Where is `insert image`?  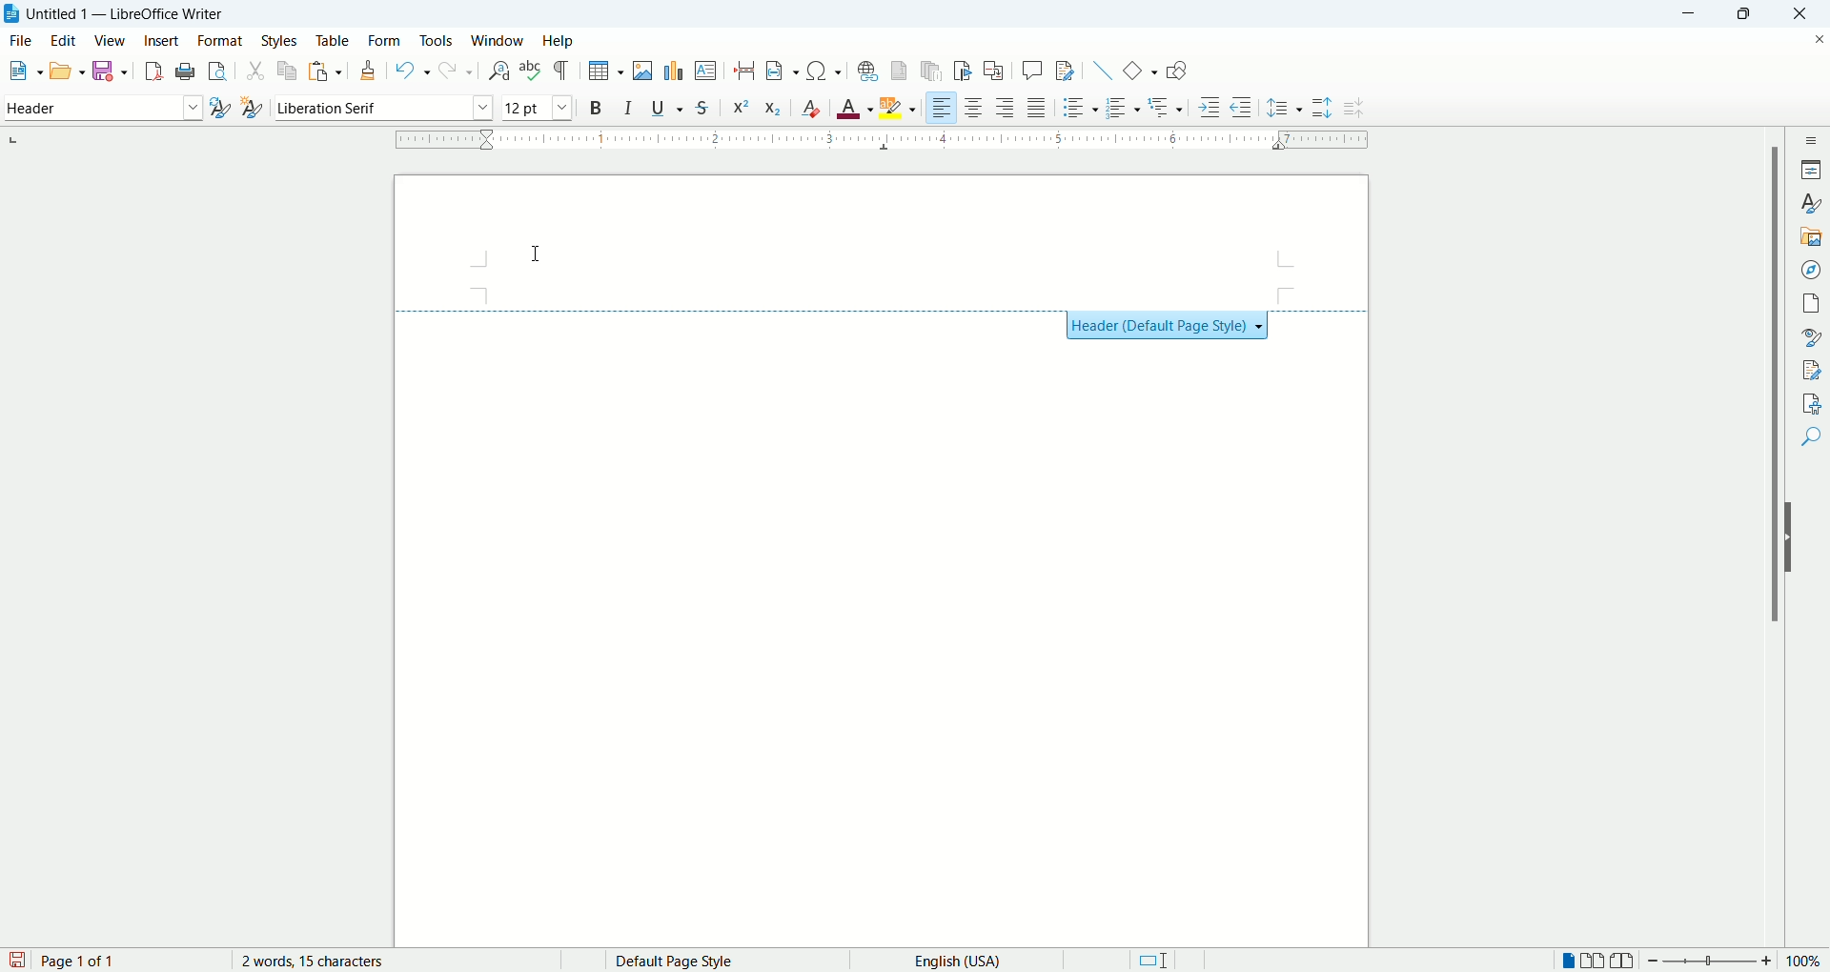
insert image is located at coordinates (642, 70).